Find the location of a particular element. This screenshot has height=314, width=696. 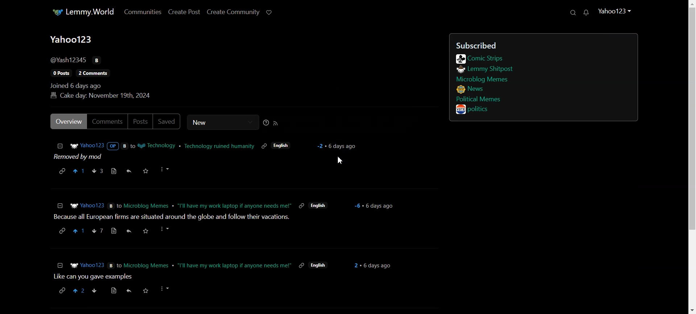

yahoo123 is located at coordinates (87, 205).